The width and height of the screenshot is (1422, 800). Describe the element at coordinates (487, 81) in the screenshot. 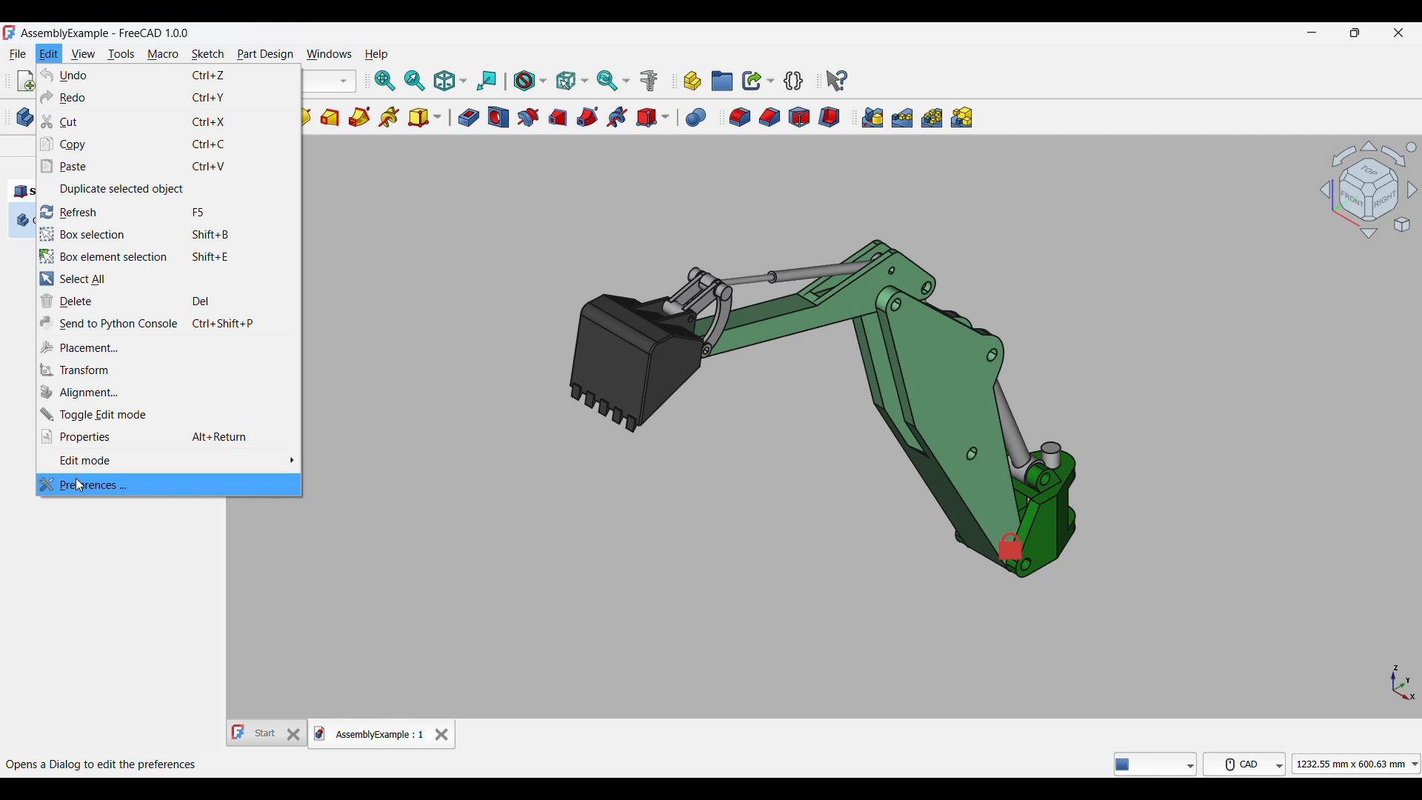

I see `Align to selection` at that location.